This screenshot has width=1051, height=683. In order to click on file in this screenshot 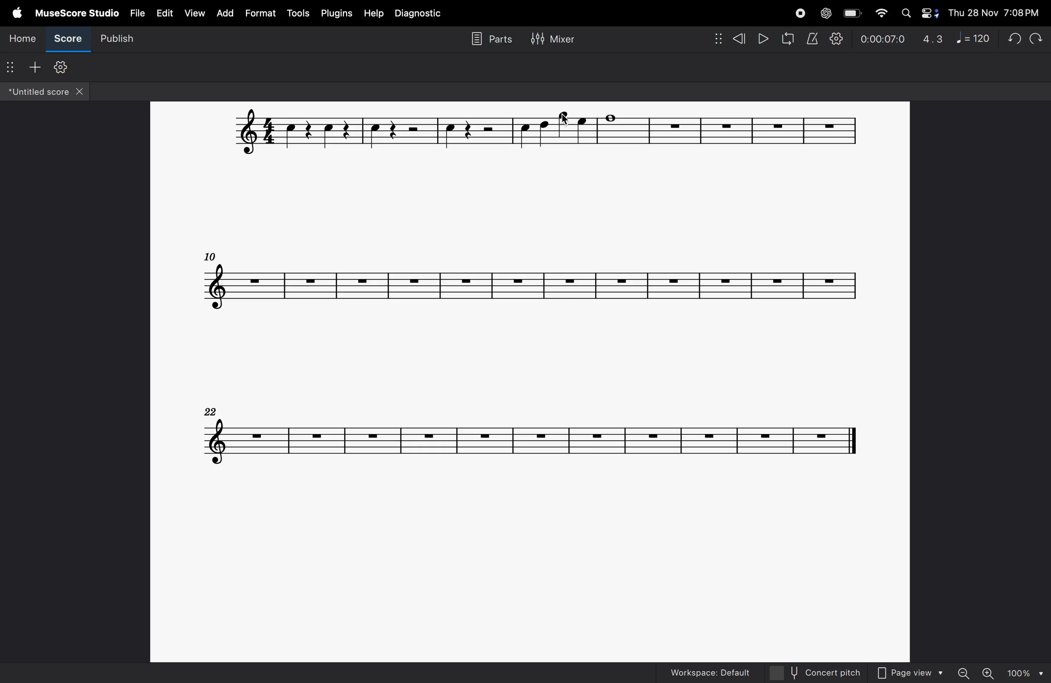, I will do `click(137, 15)`.